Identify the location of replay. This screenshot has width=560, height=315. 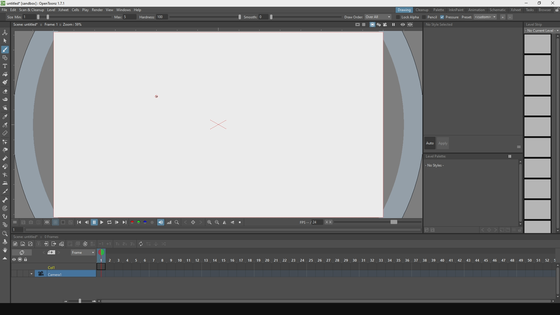
(110, 224).